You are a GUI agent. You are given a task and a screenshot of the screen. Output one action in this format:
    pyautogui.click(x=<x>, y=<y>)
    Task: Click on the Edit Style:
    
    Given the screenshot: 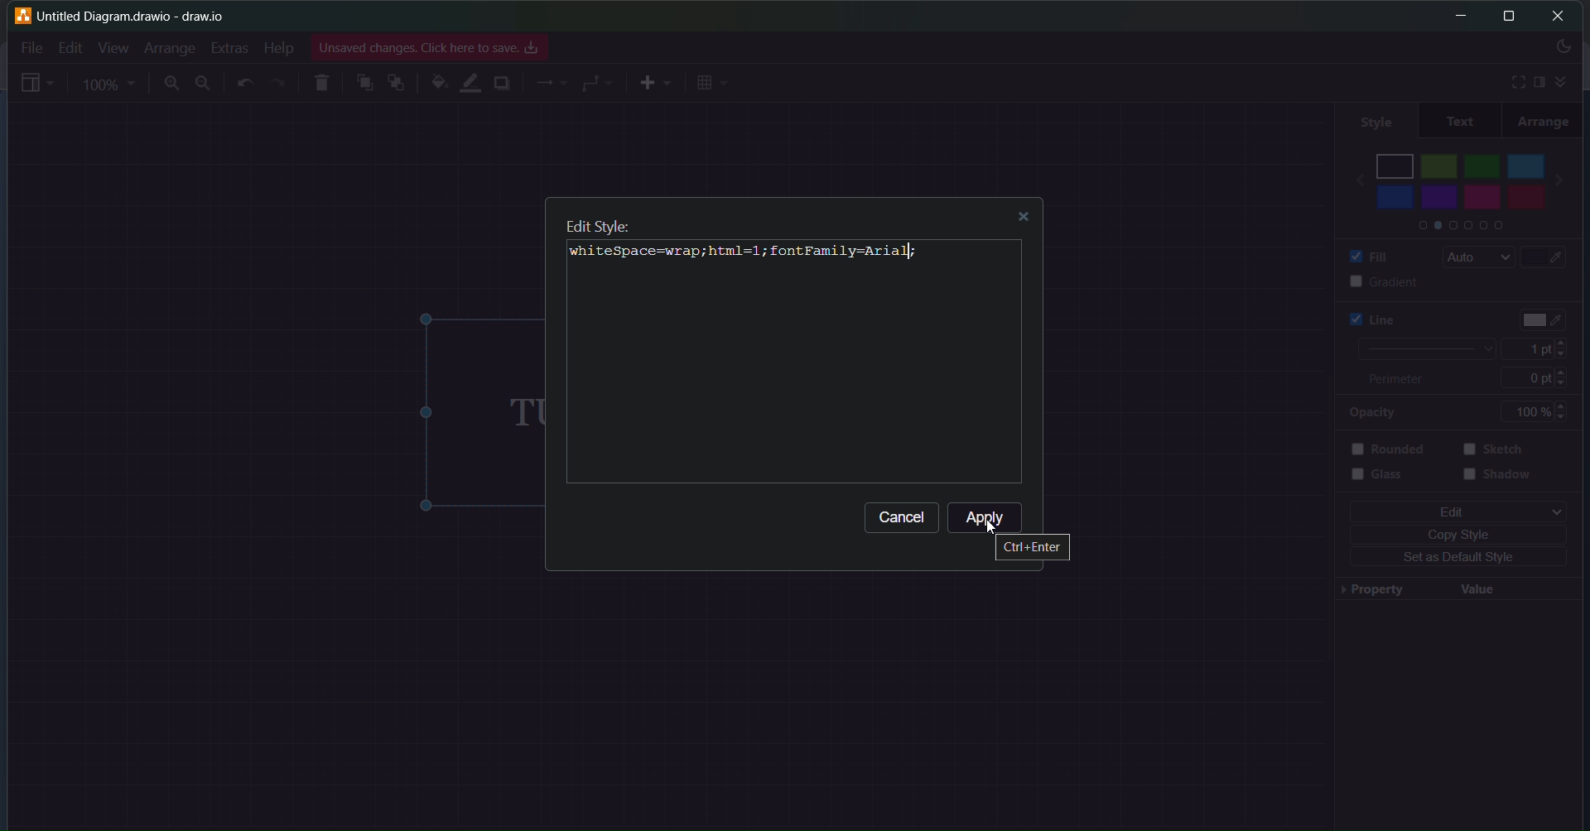 What is the action you would take?
    pyautogui.click(x=597, y=223)
    